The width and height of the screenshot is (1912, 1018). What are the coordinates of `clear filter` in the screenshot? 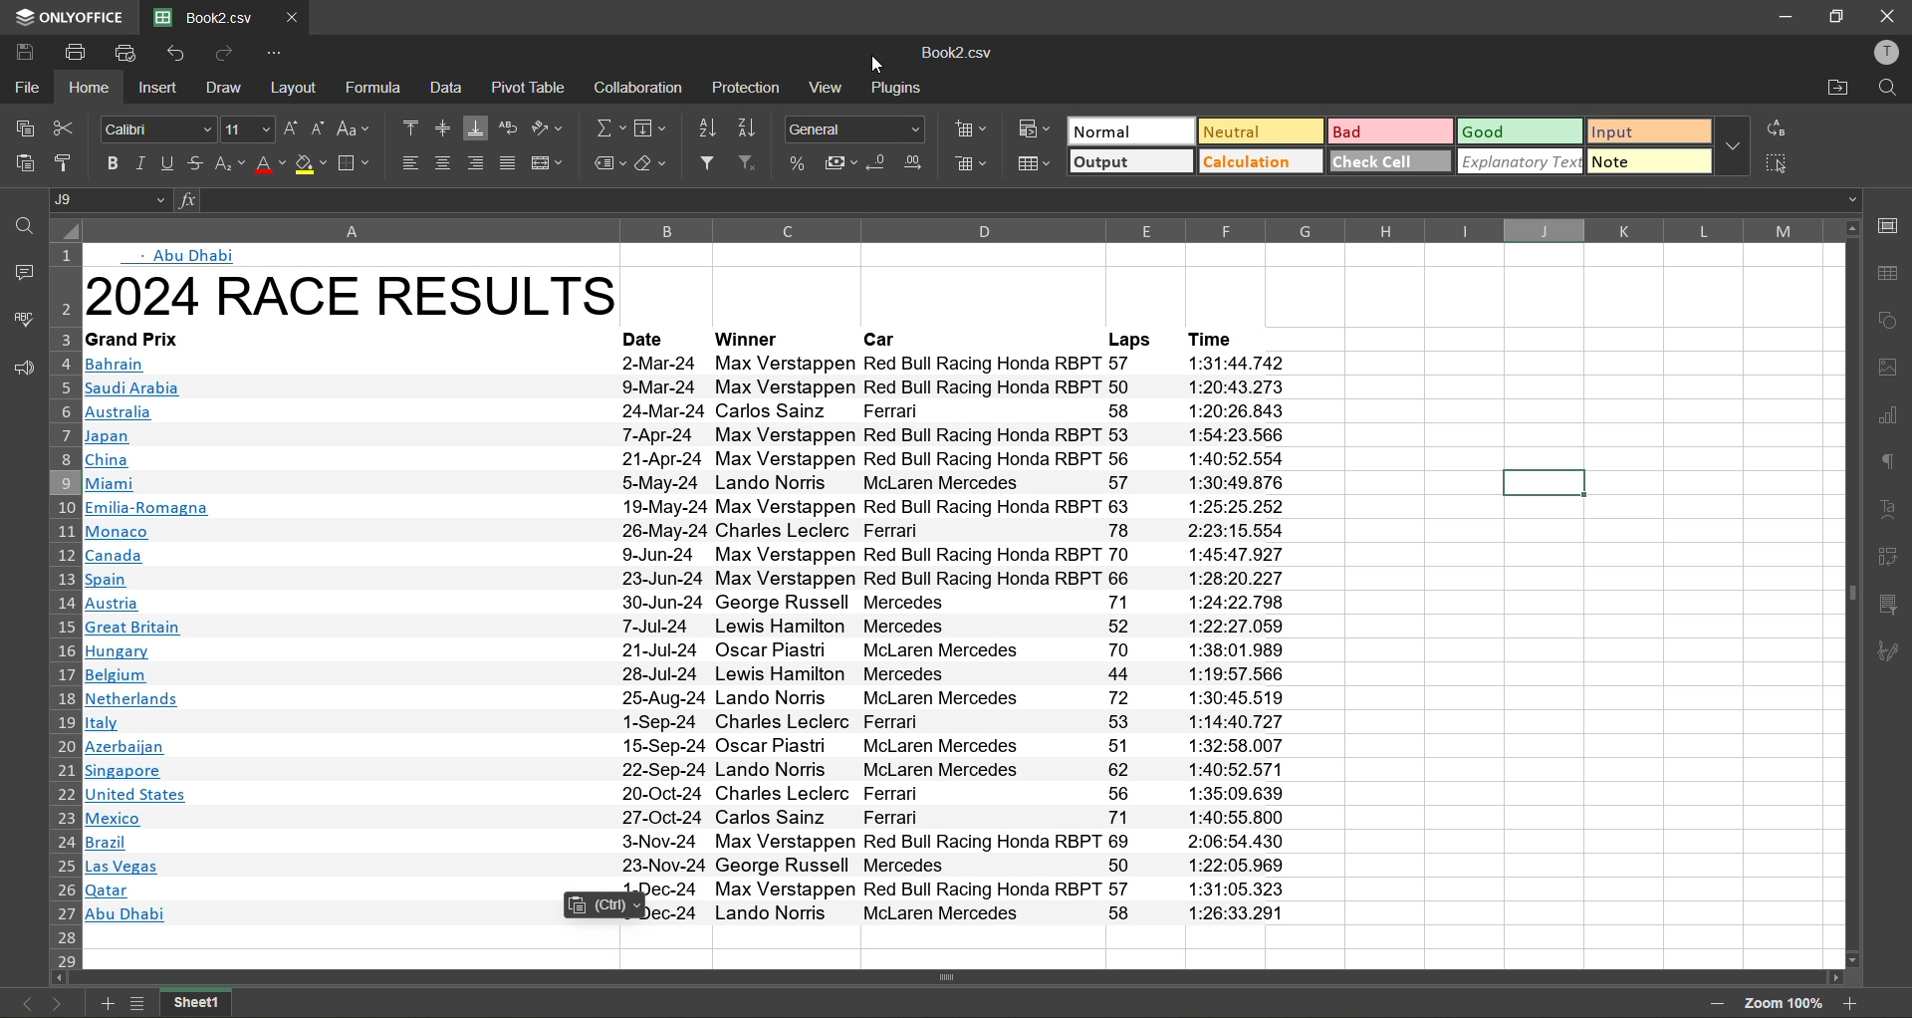 It's located at (749, 162).